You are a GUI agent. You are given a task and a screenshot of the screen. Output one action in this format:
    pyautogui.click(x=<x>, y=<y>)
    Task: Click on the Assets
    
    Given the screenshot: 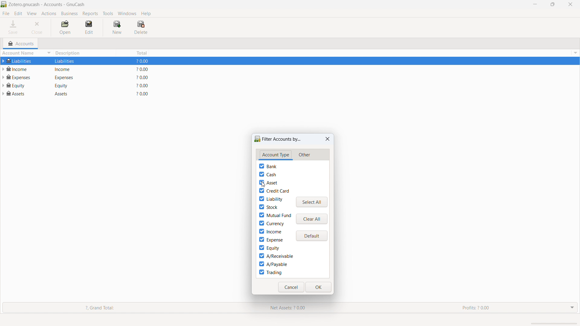 What is the action you would take?
    pyautogui.click(x=19, y=94)
    